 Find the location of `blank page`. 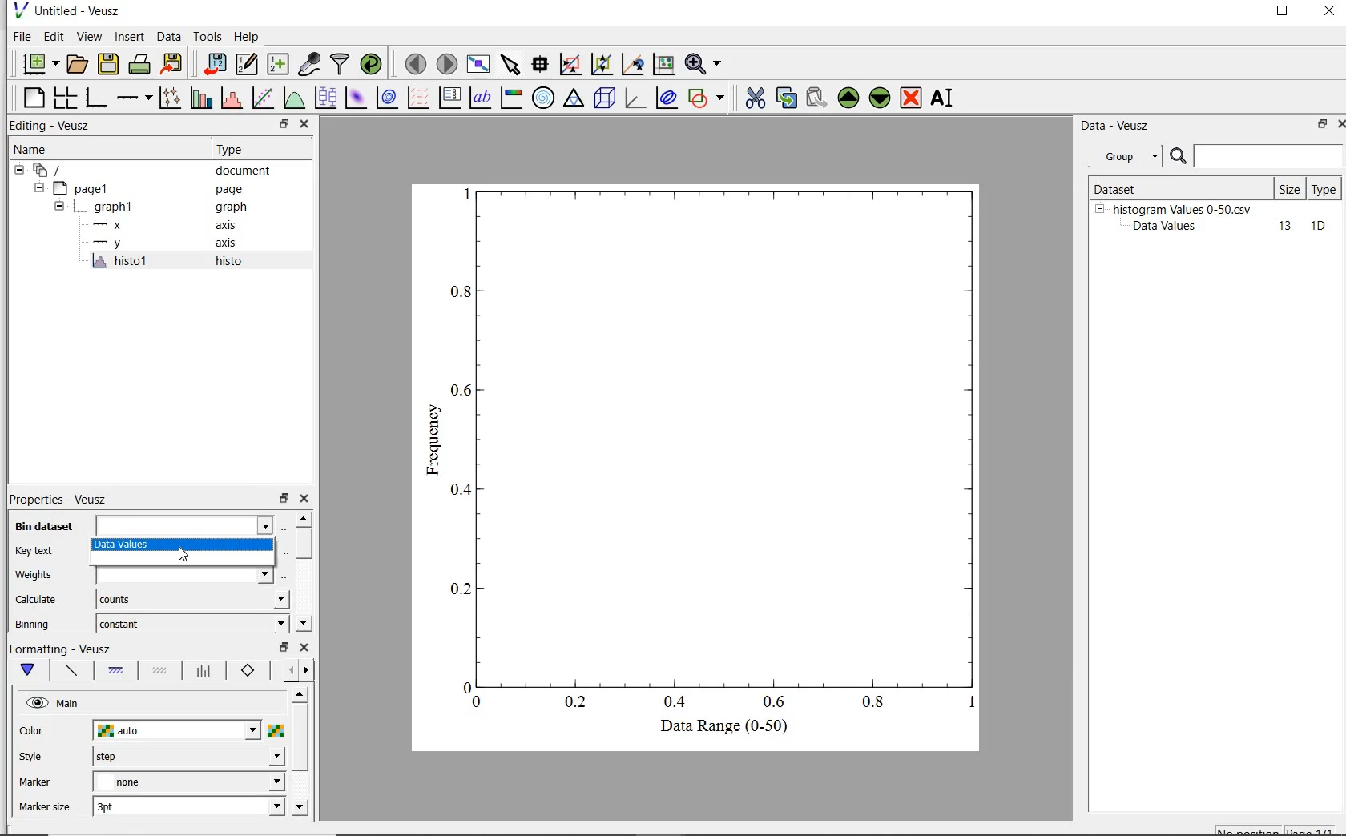

blank page is located at coordinates (34, 98).